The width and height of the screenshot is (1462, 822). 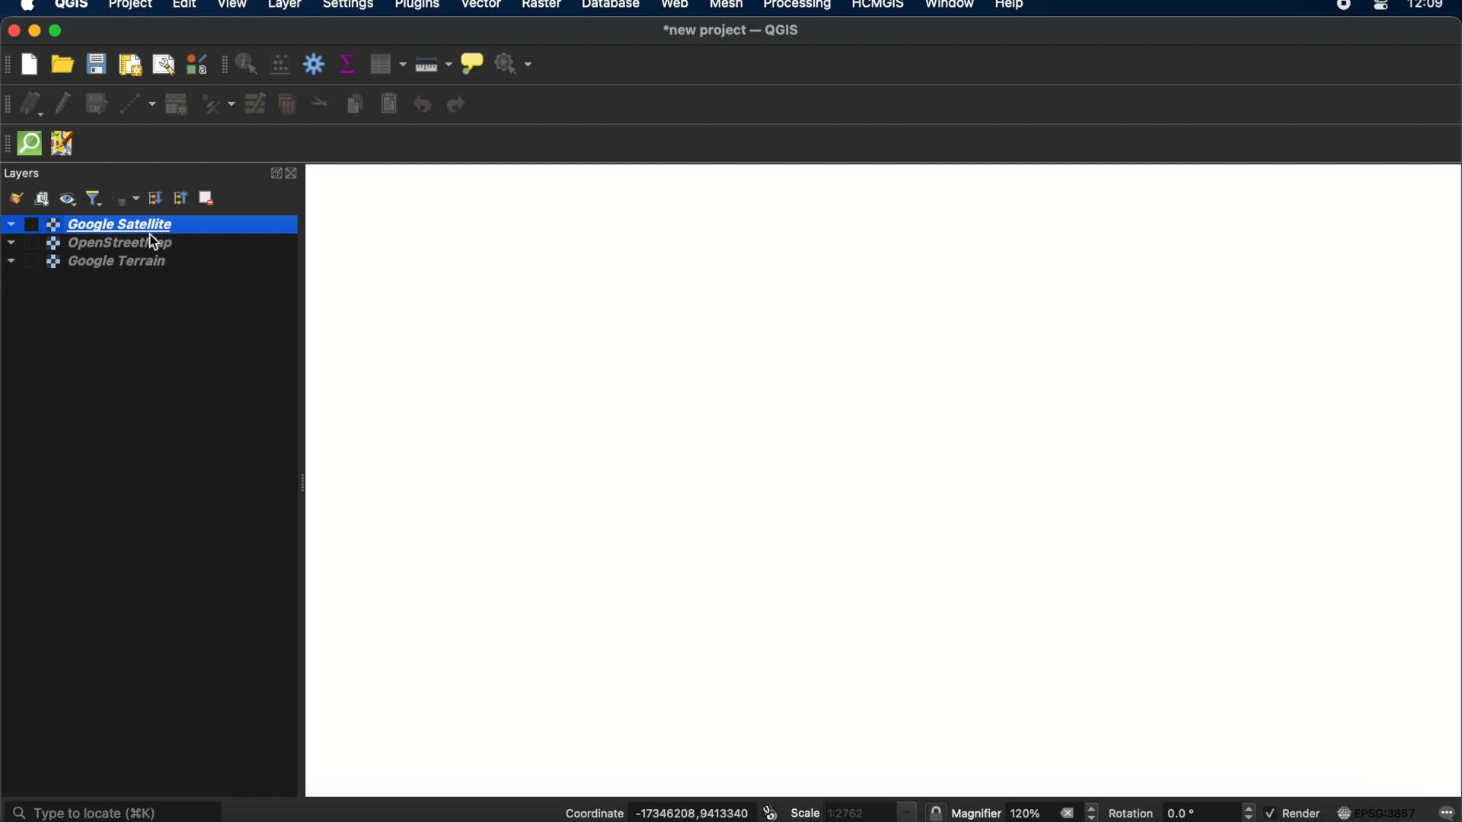 What do you see at coordinates (1250, 812) in the screenshot?
I see `rotation` at bounding box center [1250, 812].